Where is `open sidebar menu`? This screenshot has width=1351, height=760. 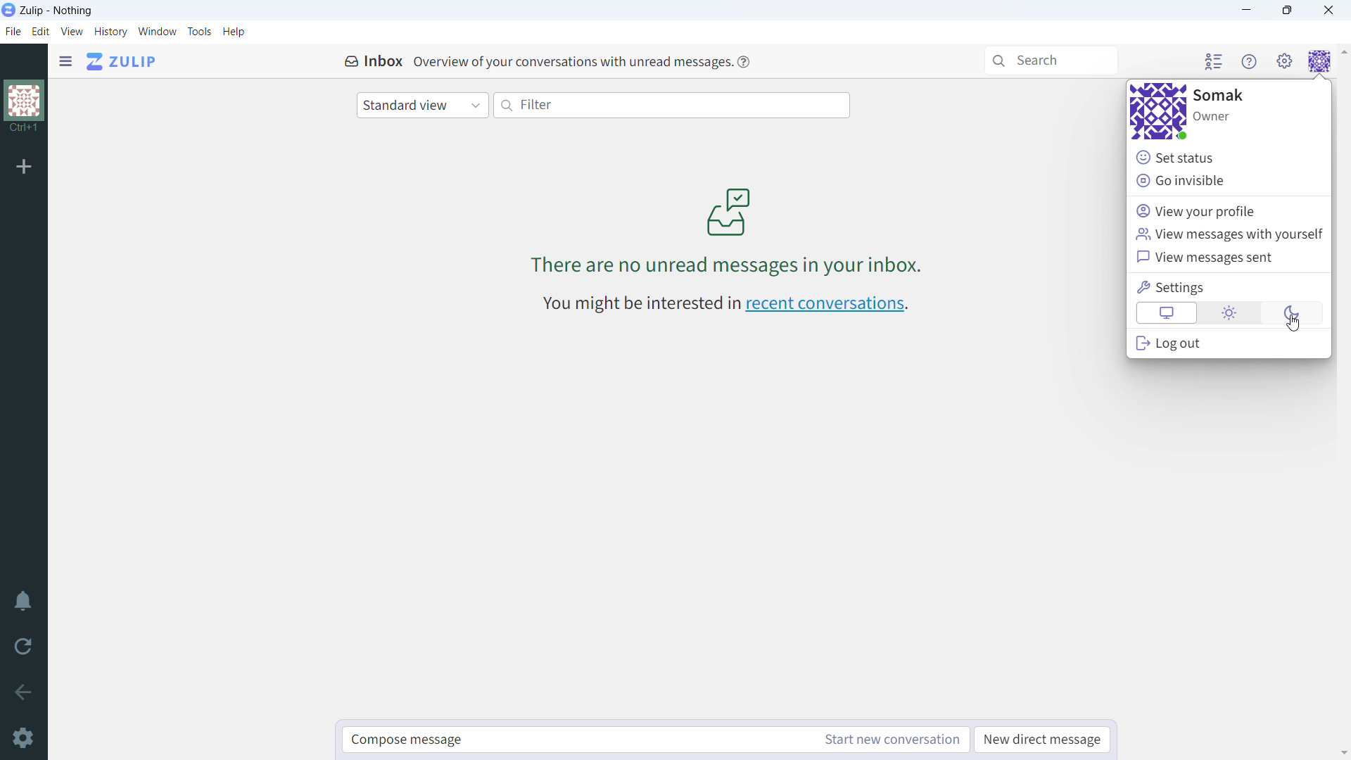 open sidebar menu is located at coordinates (65, 61).